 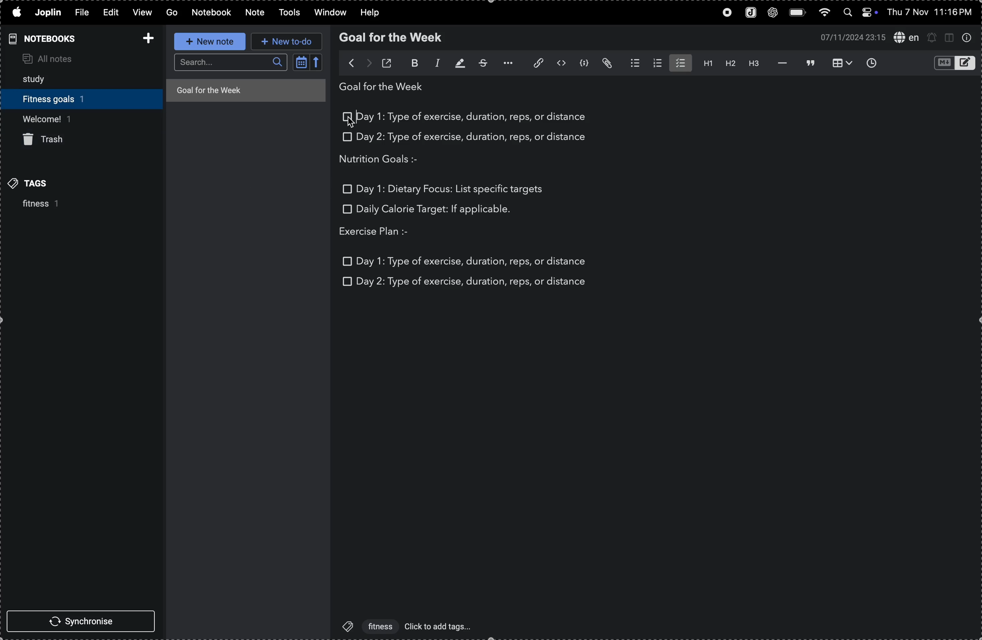 I want to click on checkbox, so click(x=346, y=281).